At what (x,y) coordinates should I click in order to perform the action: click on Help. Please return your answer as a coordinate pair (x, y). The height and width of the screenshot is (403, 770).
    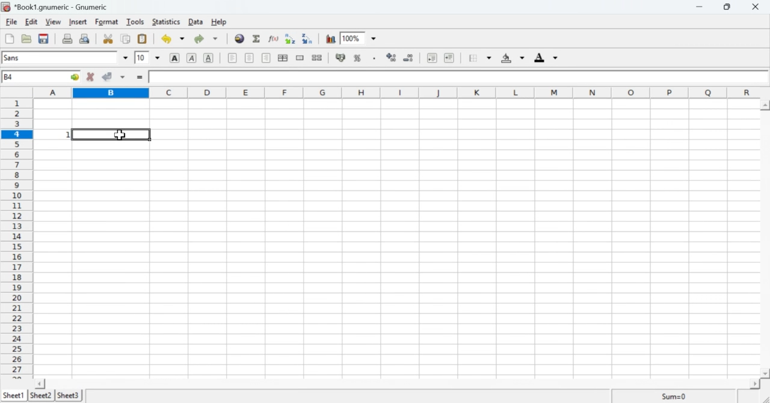
    Looking at the image, I should click on (223, 22).